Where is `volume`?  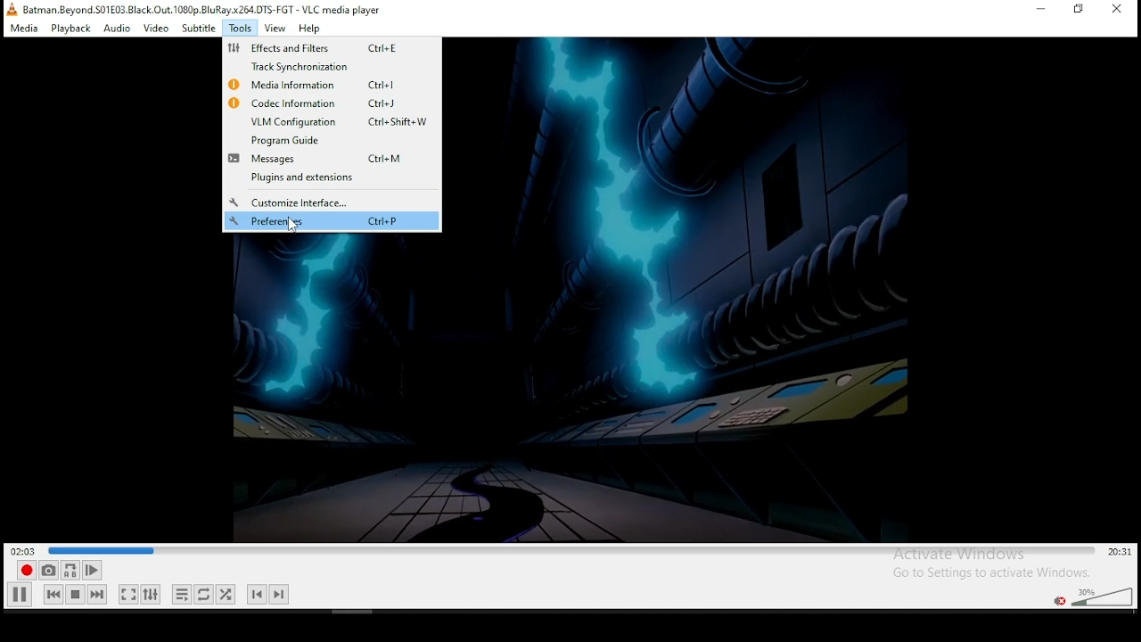 volume is located at coordinates (1101, 595).